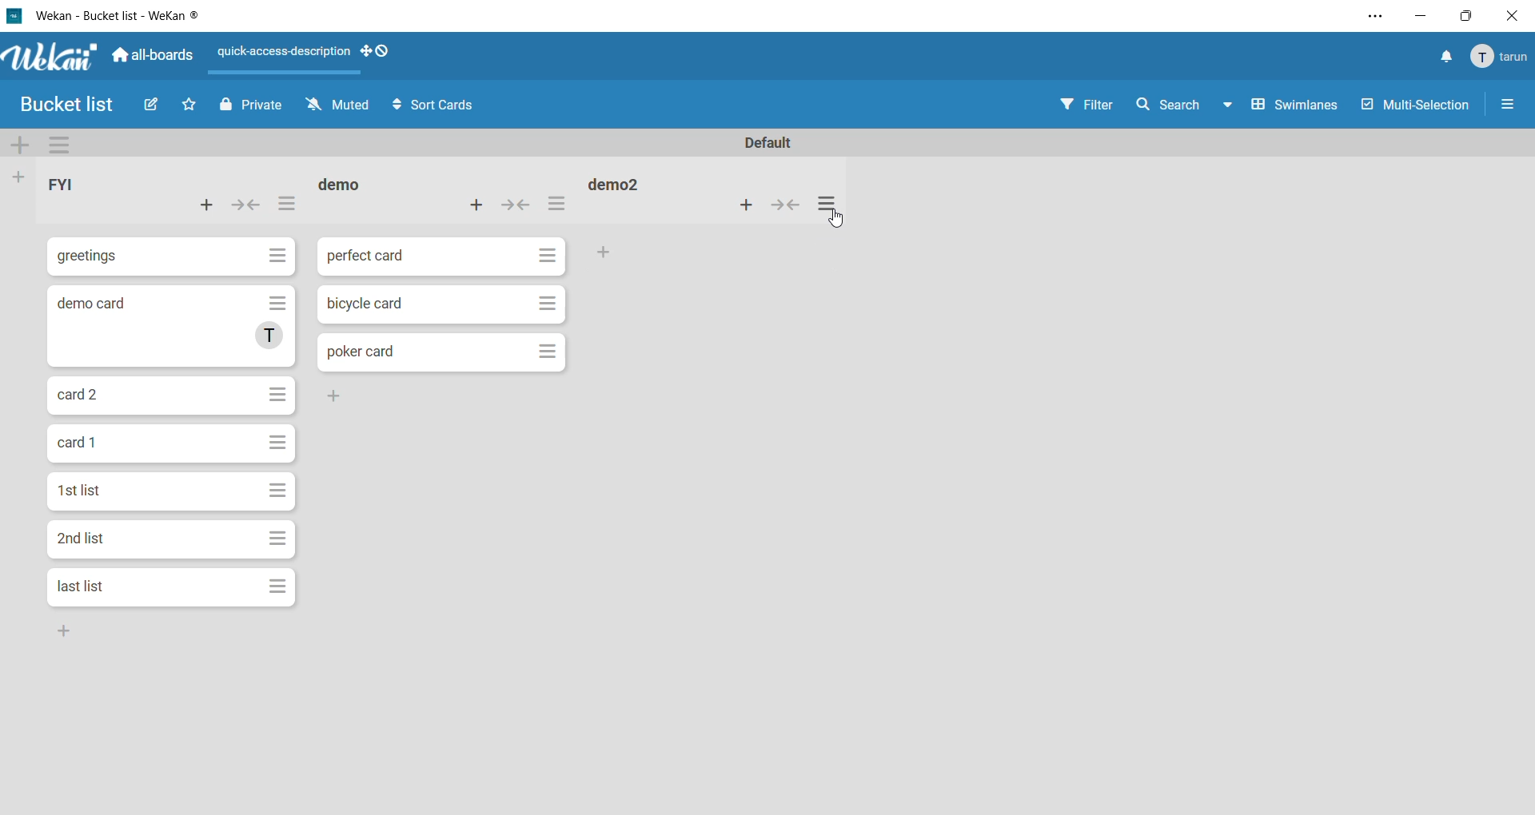  What do you see at coordinates (474, 211) in the screenshot?
I see `add card` at bounding box center [474, 211].